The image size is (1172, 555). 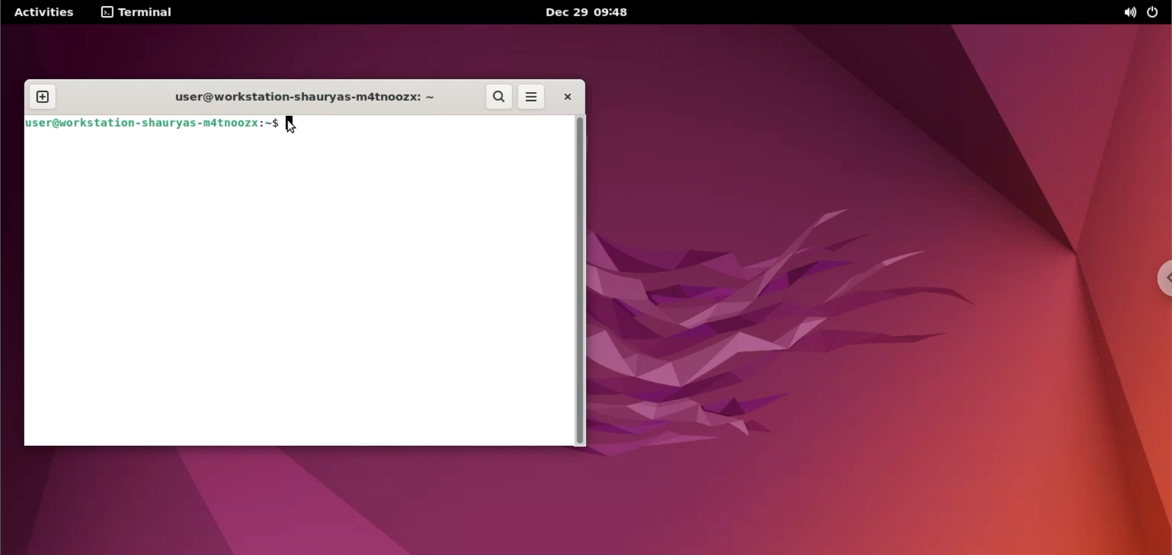 What do you see at coordinates (1155, 284) in the screenshot?
I see `chrome options` at bounding box center [1155, 284].